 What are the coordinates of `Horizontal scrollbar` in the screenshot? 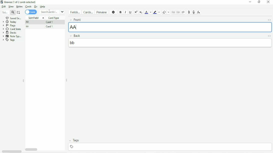 It's located at (32, 149).